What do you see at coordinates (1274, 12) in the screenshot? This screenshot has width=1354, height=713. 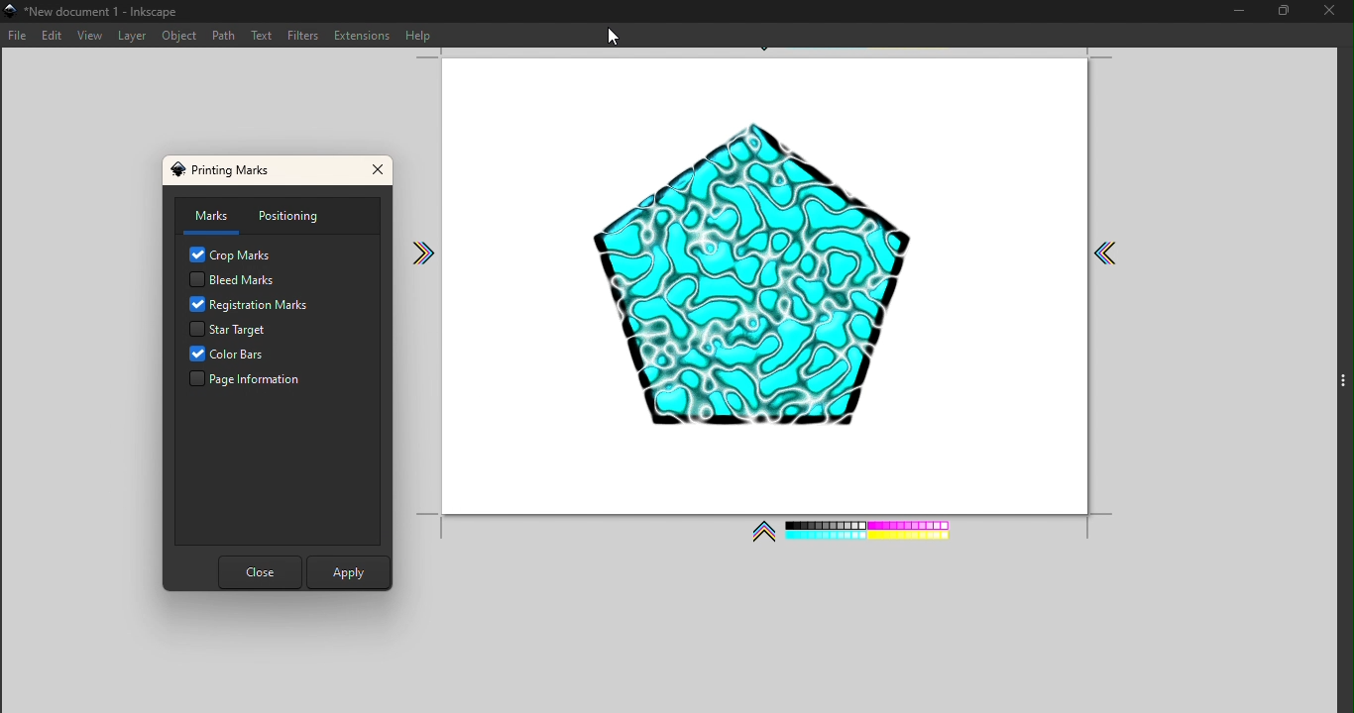 I see `Maximize` at bounding box center [1274, 12].